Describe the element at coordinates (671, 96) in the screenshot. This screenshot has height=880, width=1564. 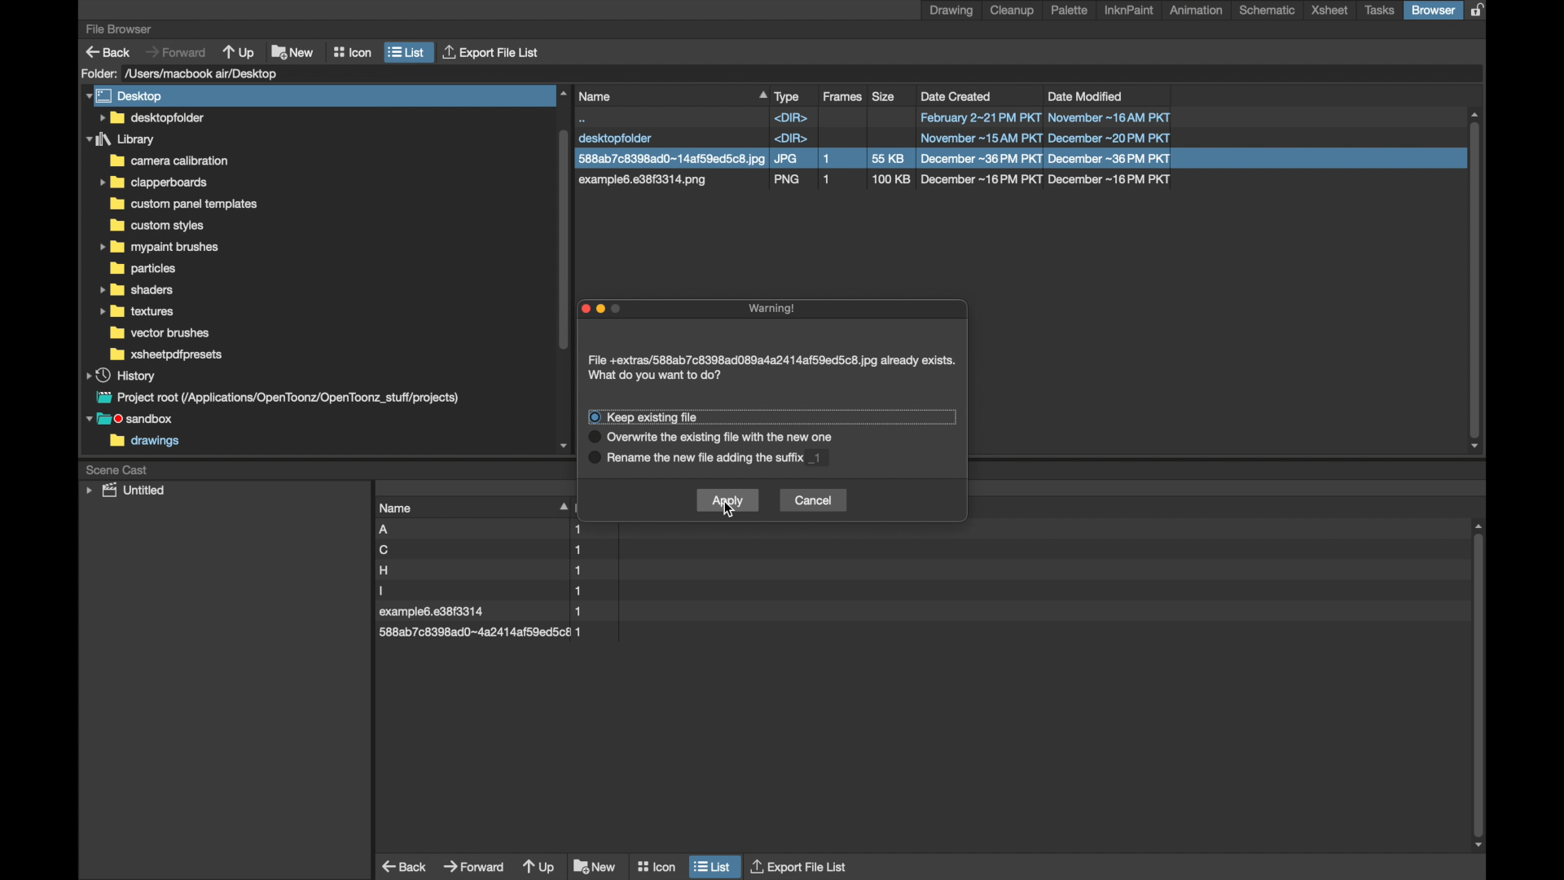
I see `name` at that location.